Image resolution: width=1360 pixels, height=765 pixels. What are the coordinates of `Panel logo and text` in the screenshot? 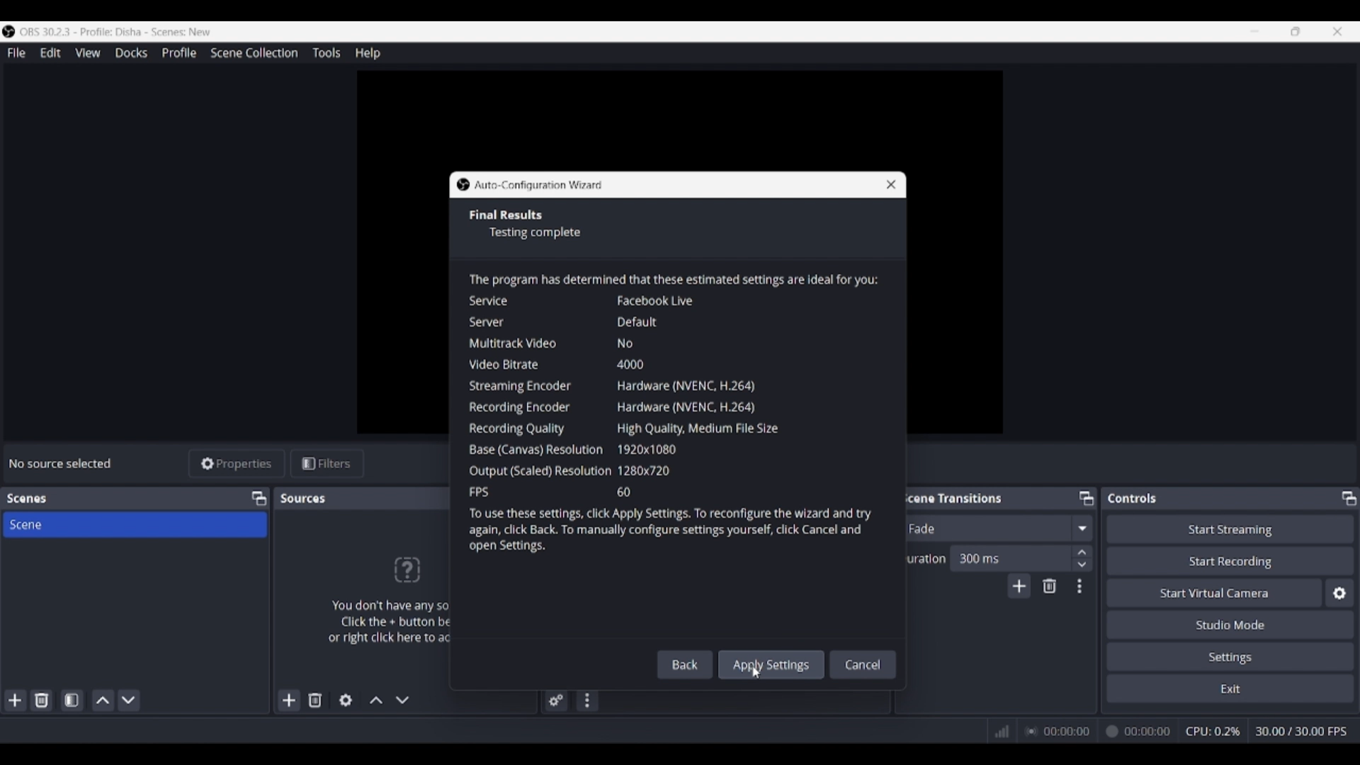 It's located at (382, 599).